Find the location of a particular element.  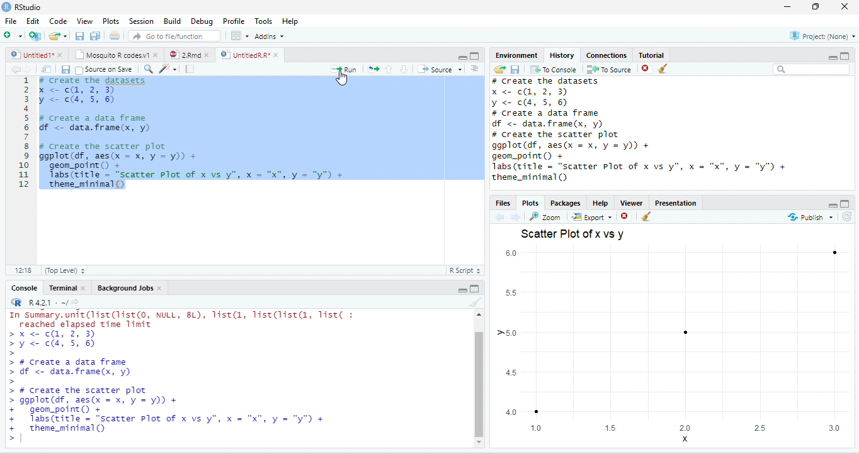

File is located at coordinates (11, 21).